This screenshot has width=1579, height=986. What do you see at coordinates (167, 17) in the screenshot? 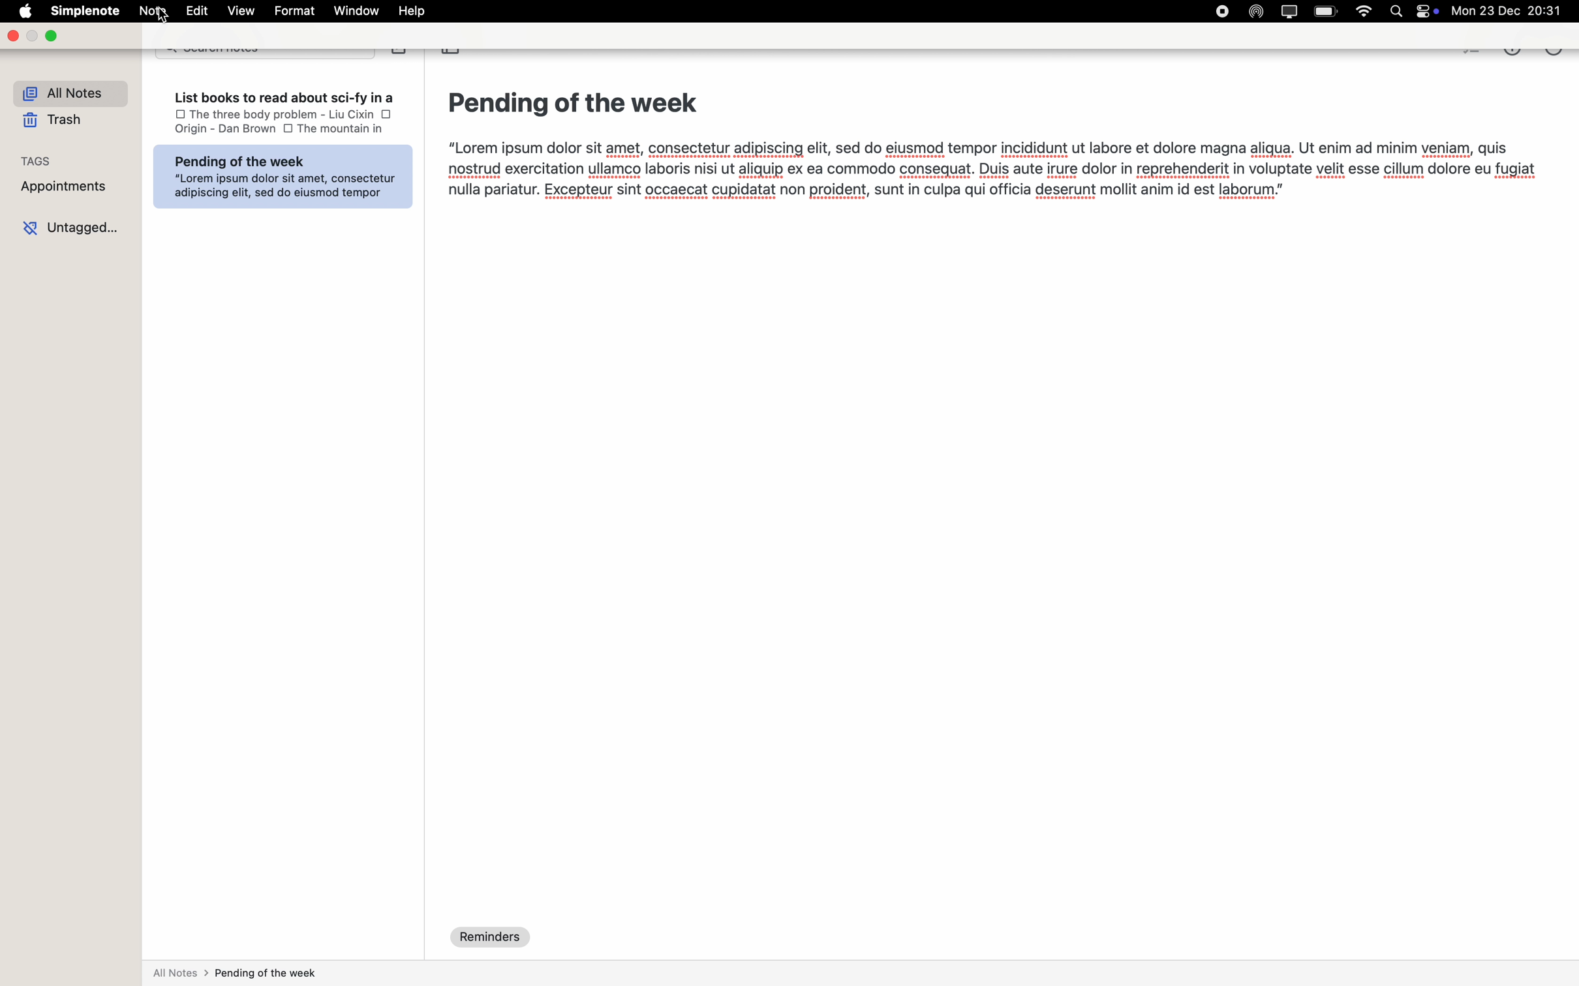
I see `cursor` at bounding box center [167, 17].